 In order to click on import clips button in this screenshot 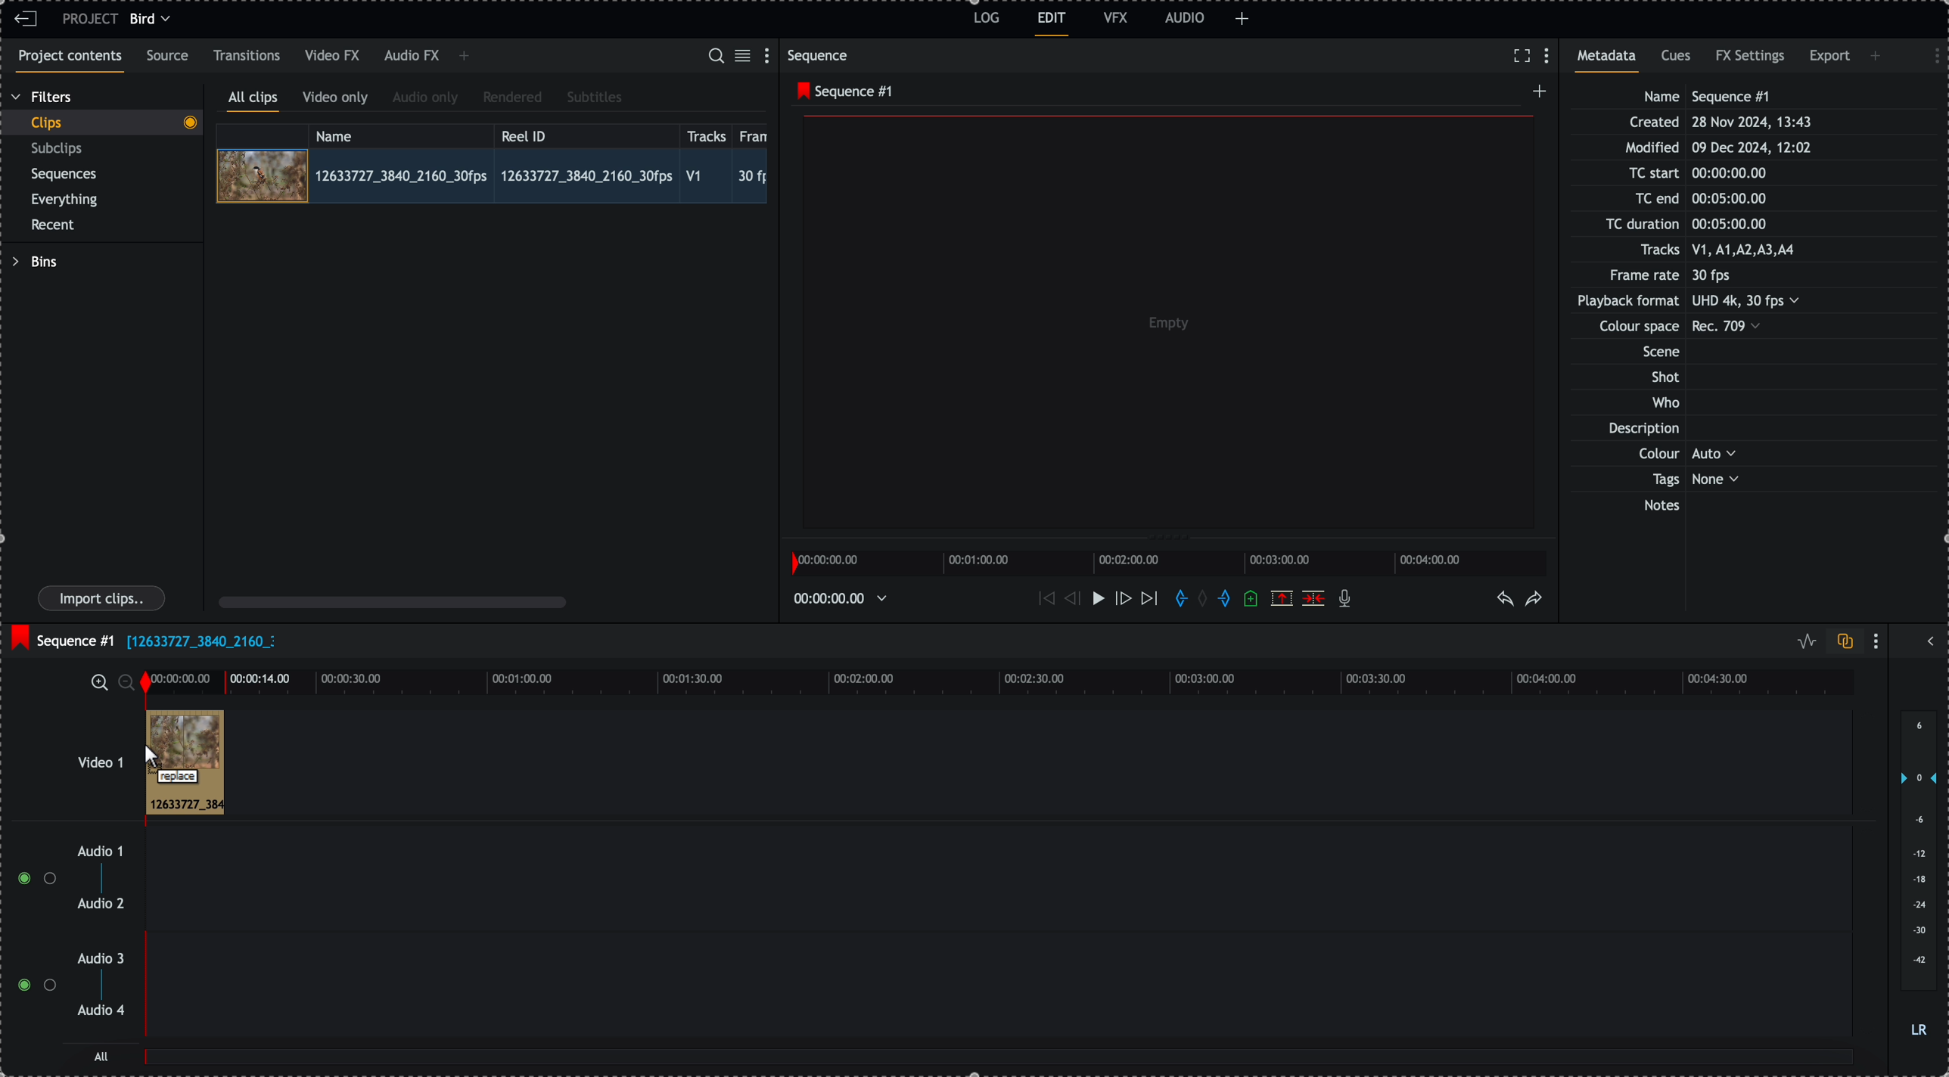, I will do `click(104, 599)`.